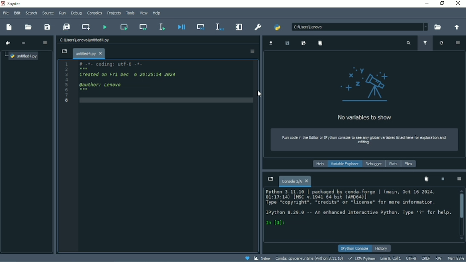 The height and width of the screenshot is (262, 466). Describe the element at coordinates (426, 179) in the screenshot. I see `Remove all variables from namespace` at that location.